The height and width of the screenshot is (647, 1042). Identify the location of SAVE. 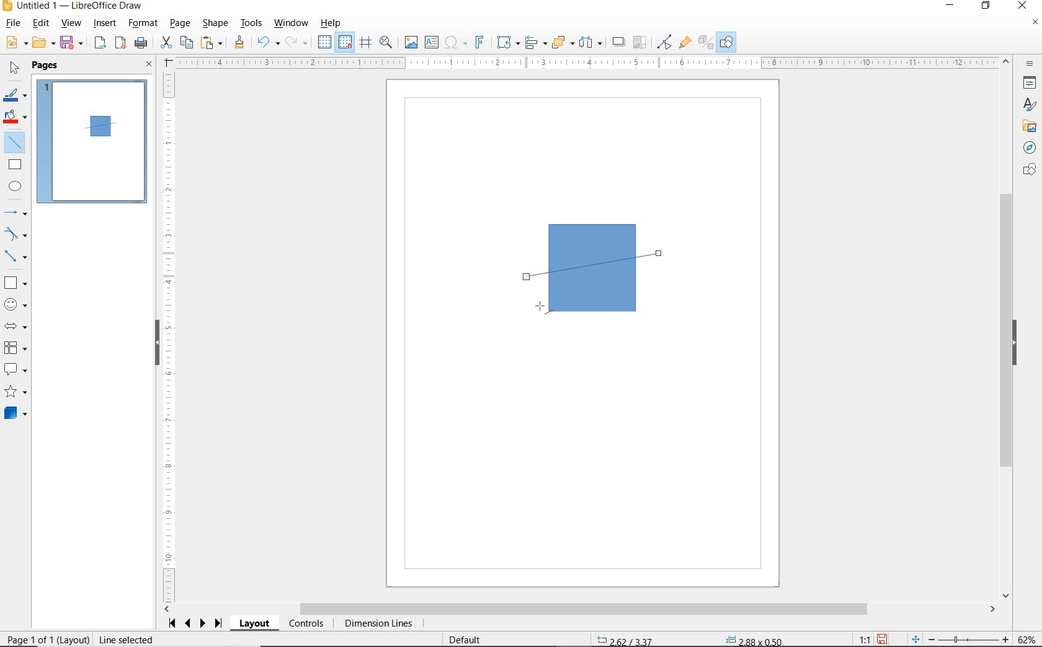
(73, 43).